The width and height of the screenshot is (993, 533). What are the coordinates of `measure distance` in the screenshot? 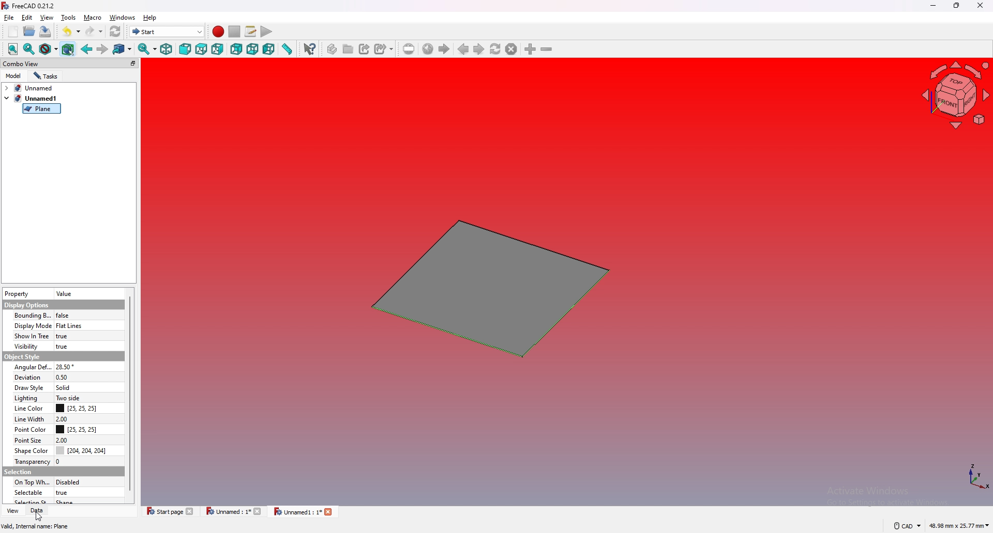 It's located at (287, 49).